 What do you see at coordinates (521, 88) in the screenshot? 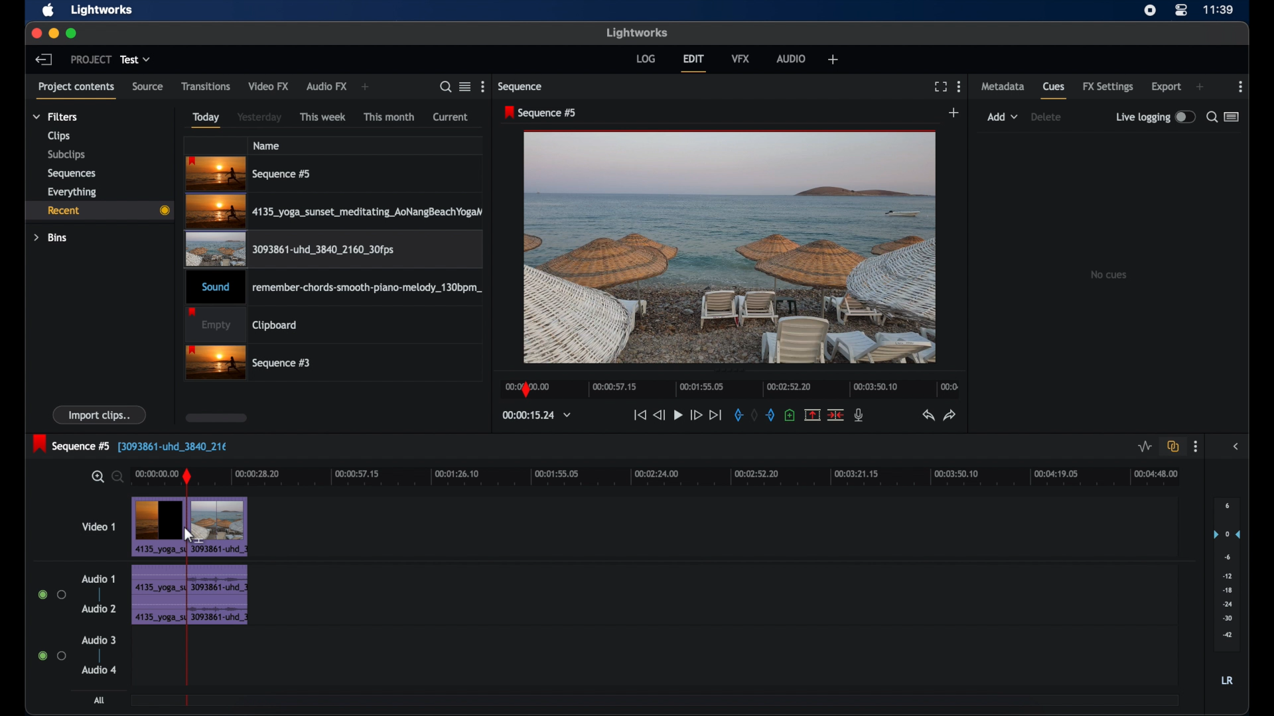
I see `sequence` at bounding box center [521, 88].